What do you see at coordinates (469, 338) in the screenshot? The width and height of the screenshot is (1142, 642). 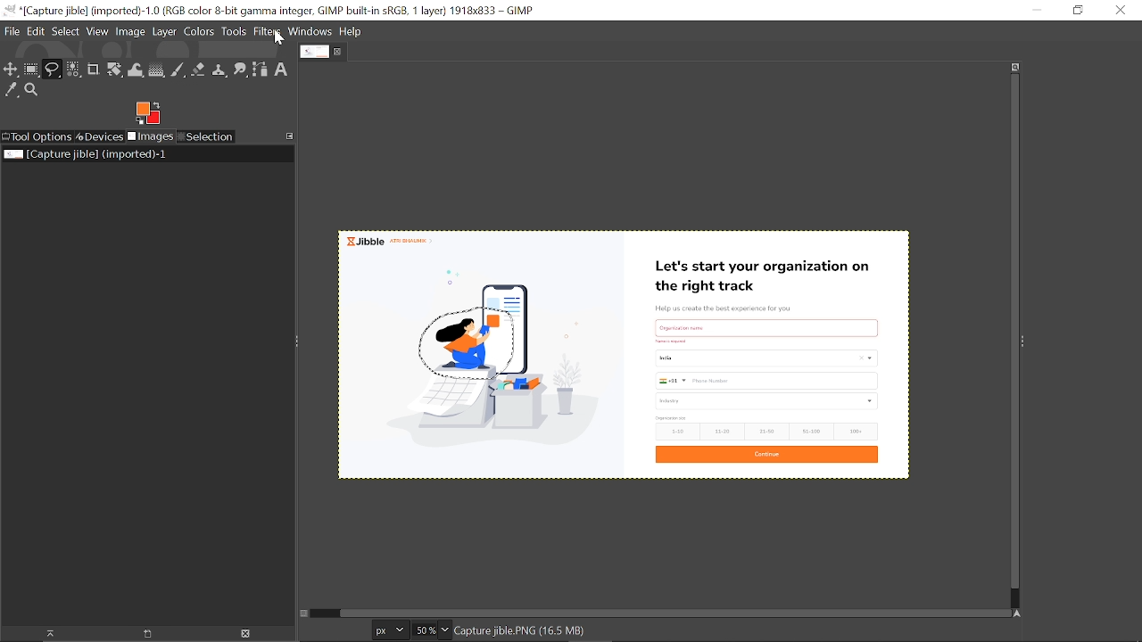 I see `selected part of the image` at bounding box center [469, 338].